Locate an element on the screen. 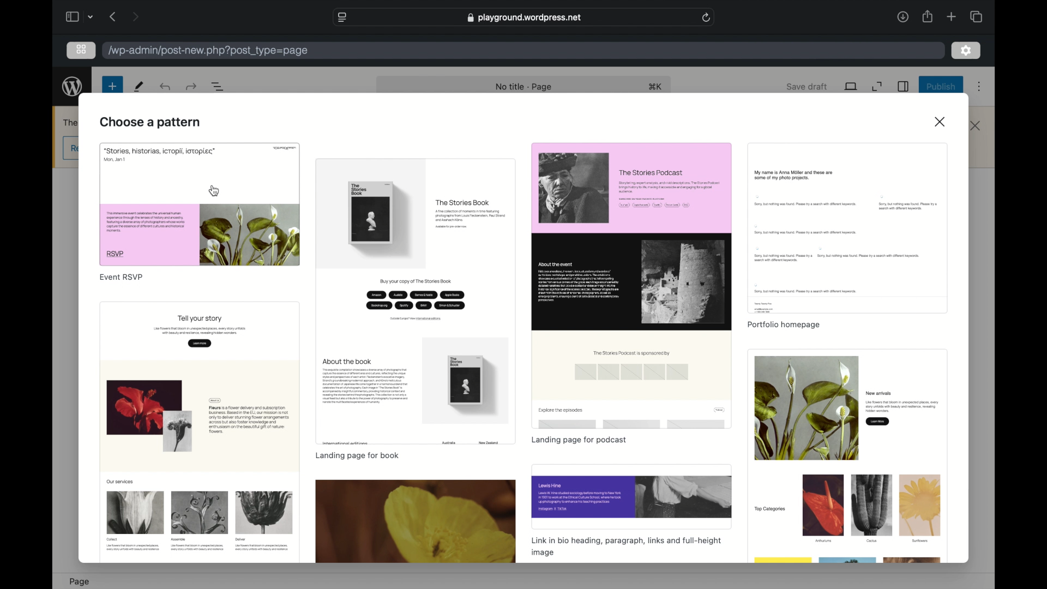 The height and width of the screenshot is (589, 1047). view is located at coordinates (851, 86).